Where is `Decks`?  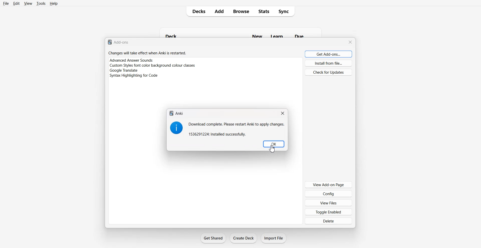
Decks is located at coordinates (197, 11).